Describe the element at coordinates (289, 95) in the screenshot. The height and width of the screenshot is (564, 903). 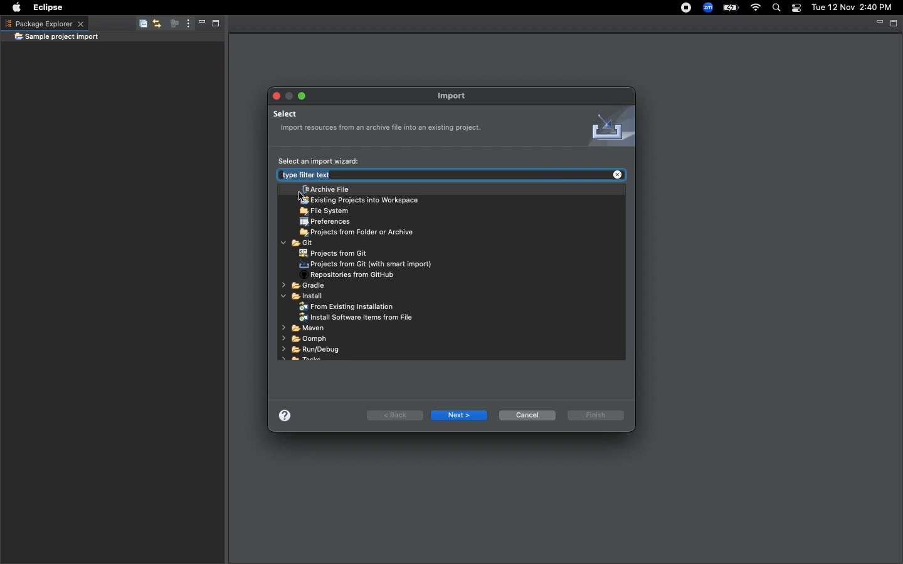
I see `Minimize` at that location.